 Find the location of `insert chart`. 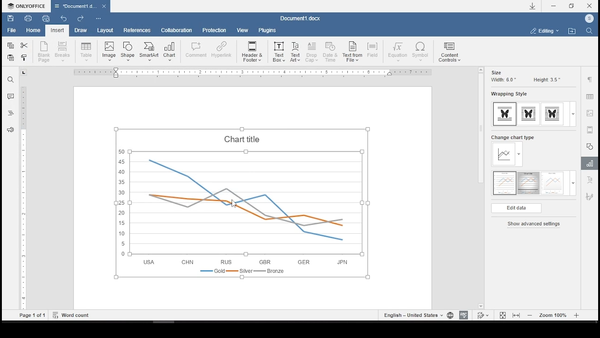

insert chart is located at coordinates (171, 52).